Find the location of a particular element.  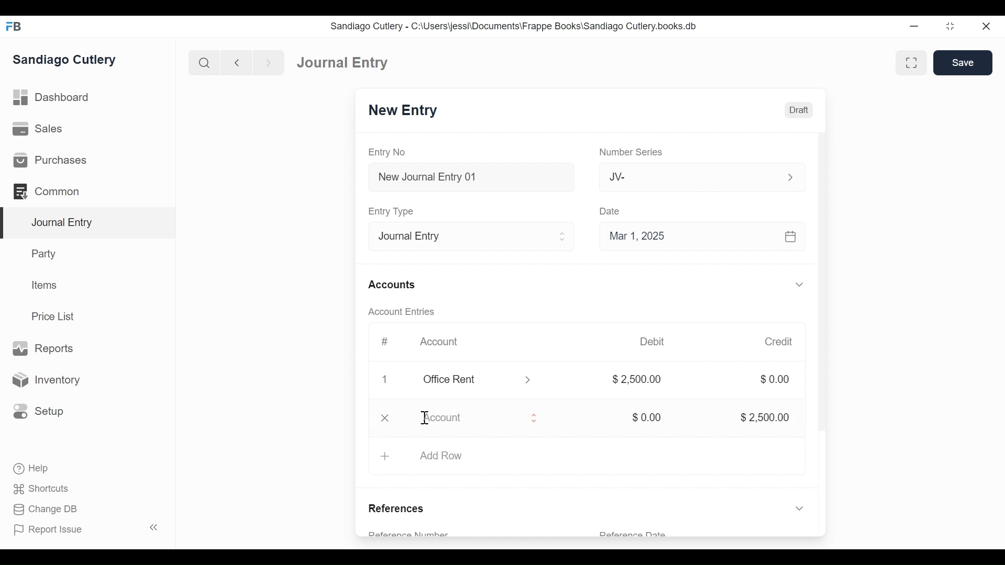

Mar 1, 2025 is located at coordinates (702, 235).